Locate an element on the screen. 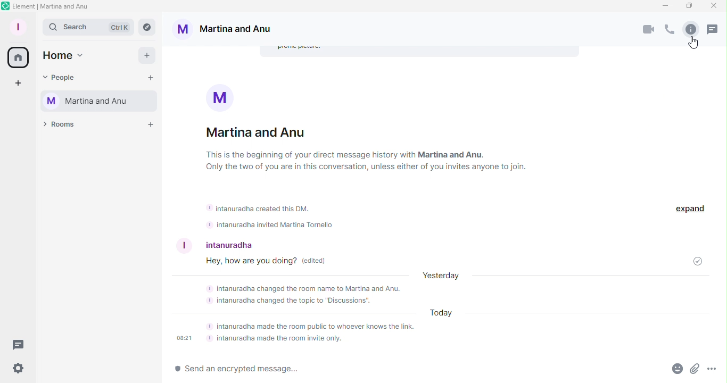 This screenshot has height=383, width=727. Maximize is located at coordinates (688, 6).